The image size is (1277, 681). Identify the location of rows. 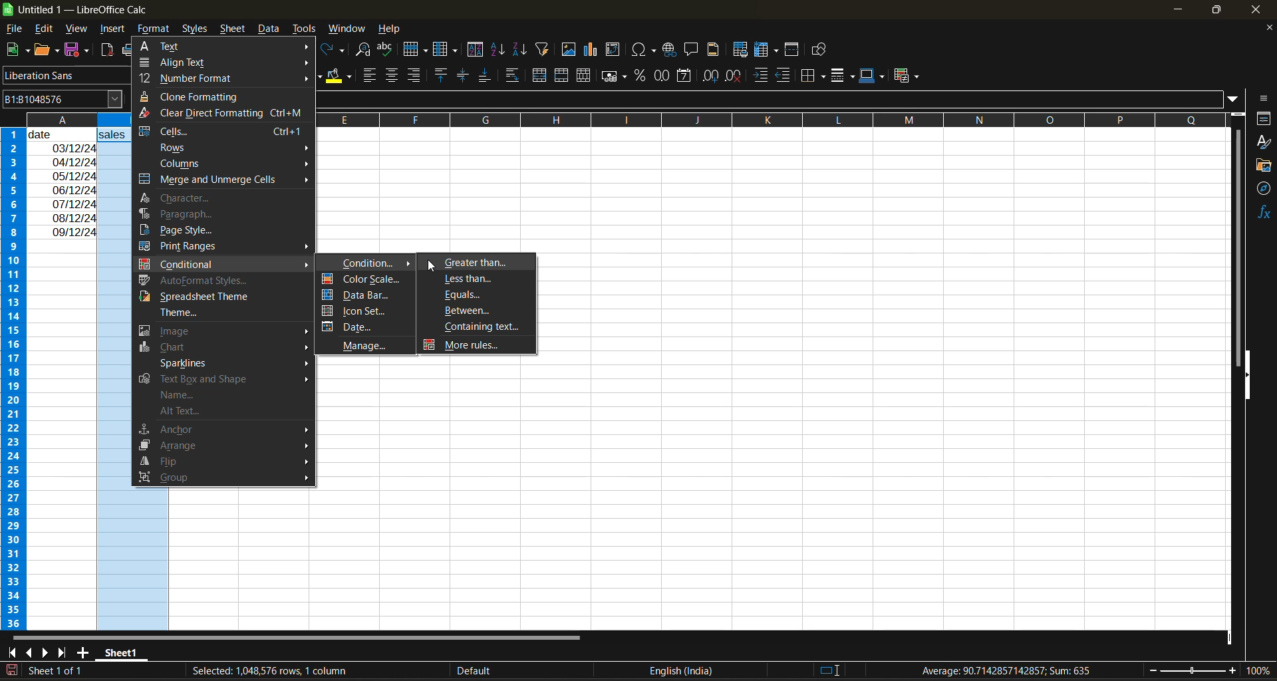
(235, 148).